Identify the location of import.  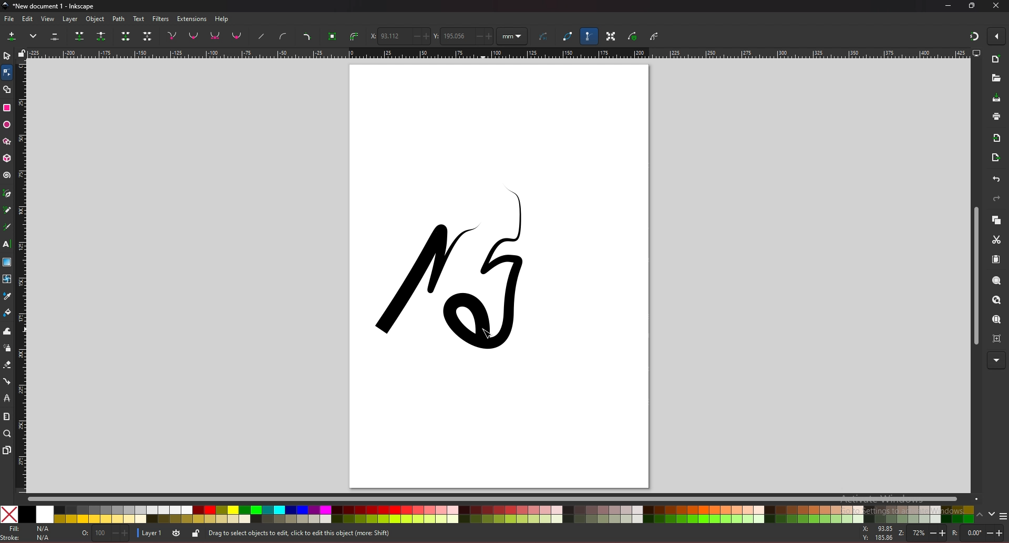
(997, 138).